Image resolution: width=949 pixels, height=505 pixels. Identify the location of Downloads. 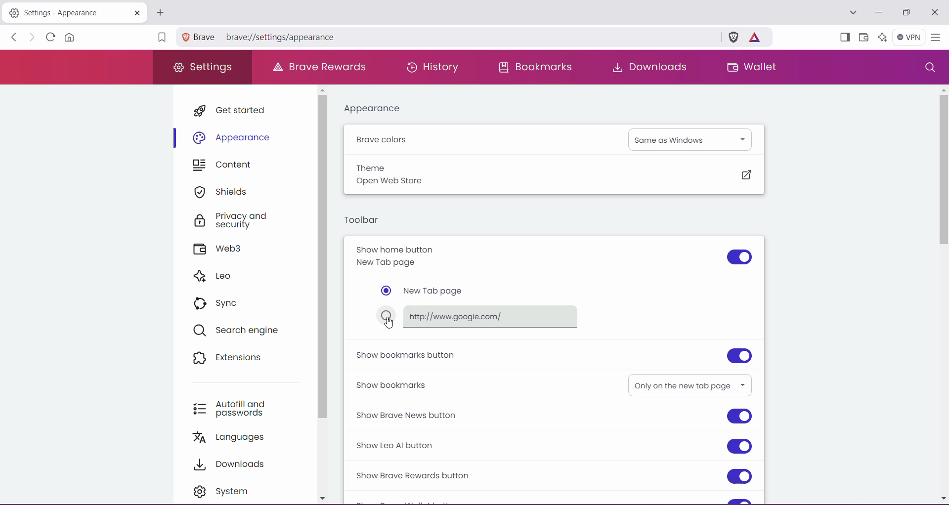
(234, 463).